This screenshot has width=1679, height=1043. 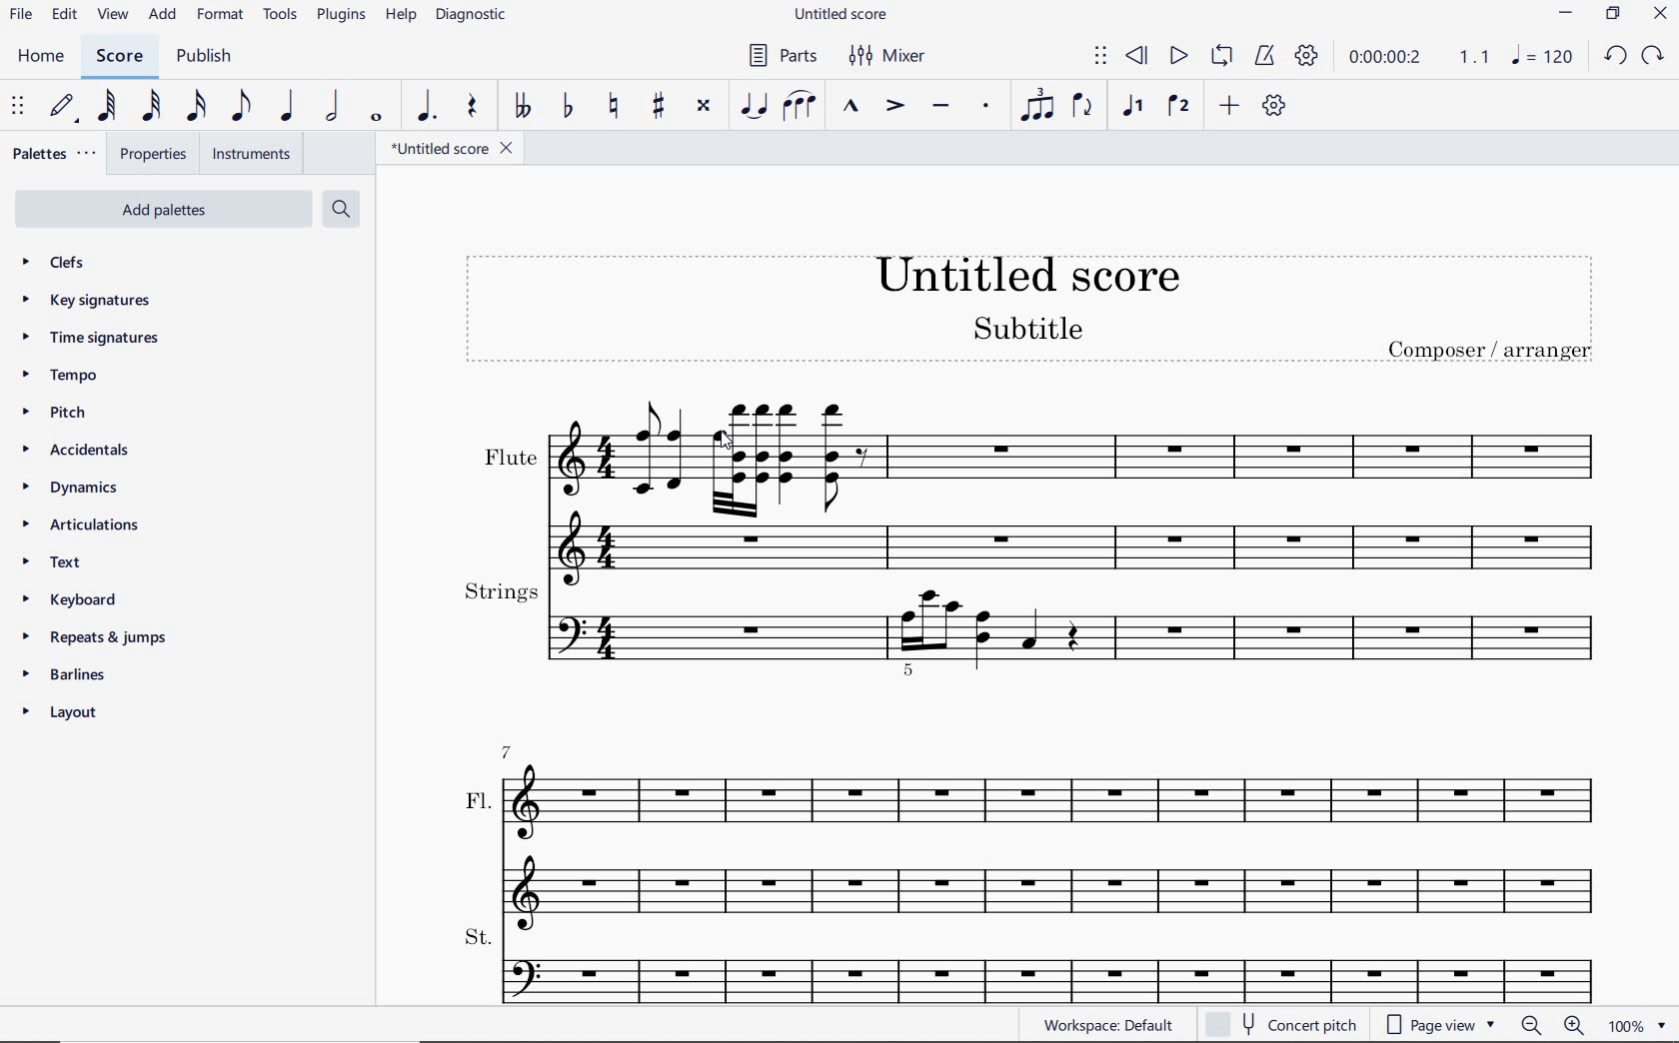 What do you see at coordinates (64, 674) in the screenshot?
I see `barlines` at bounding box center [64, 674].